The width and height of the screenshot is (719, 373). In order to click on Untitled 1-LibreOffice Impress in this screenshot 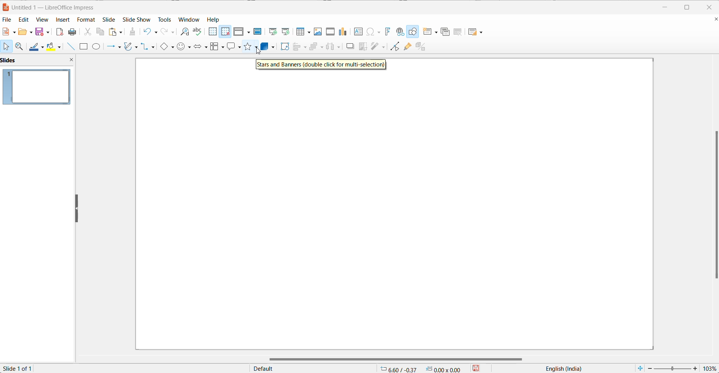, I will do `click(59, 6)`.